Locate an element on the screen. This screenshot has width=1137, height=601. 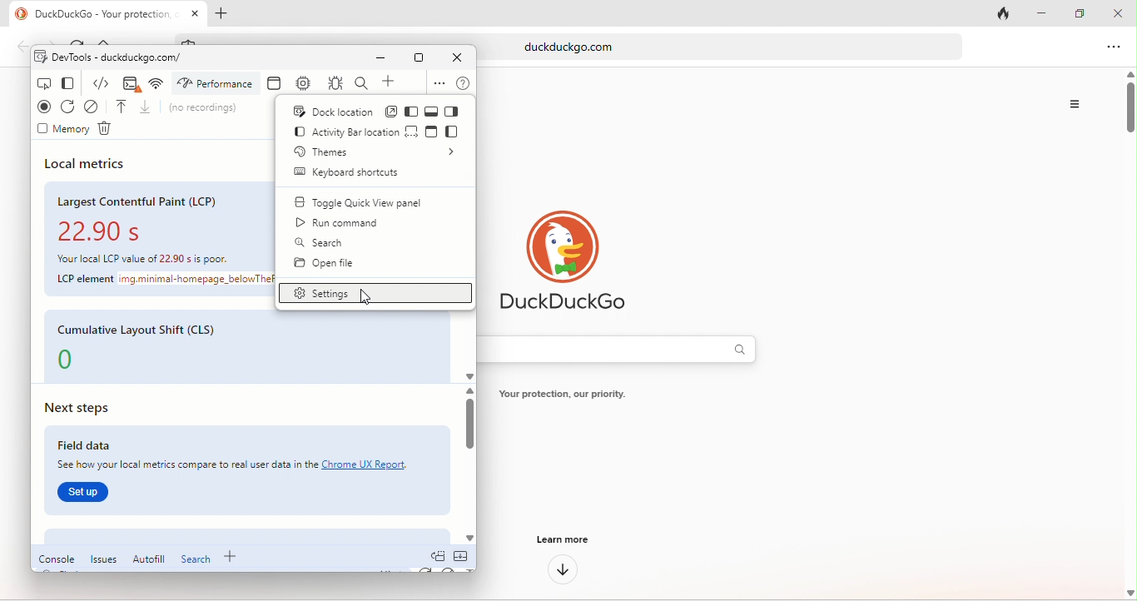
text is located at coordinates (563, 394).